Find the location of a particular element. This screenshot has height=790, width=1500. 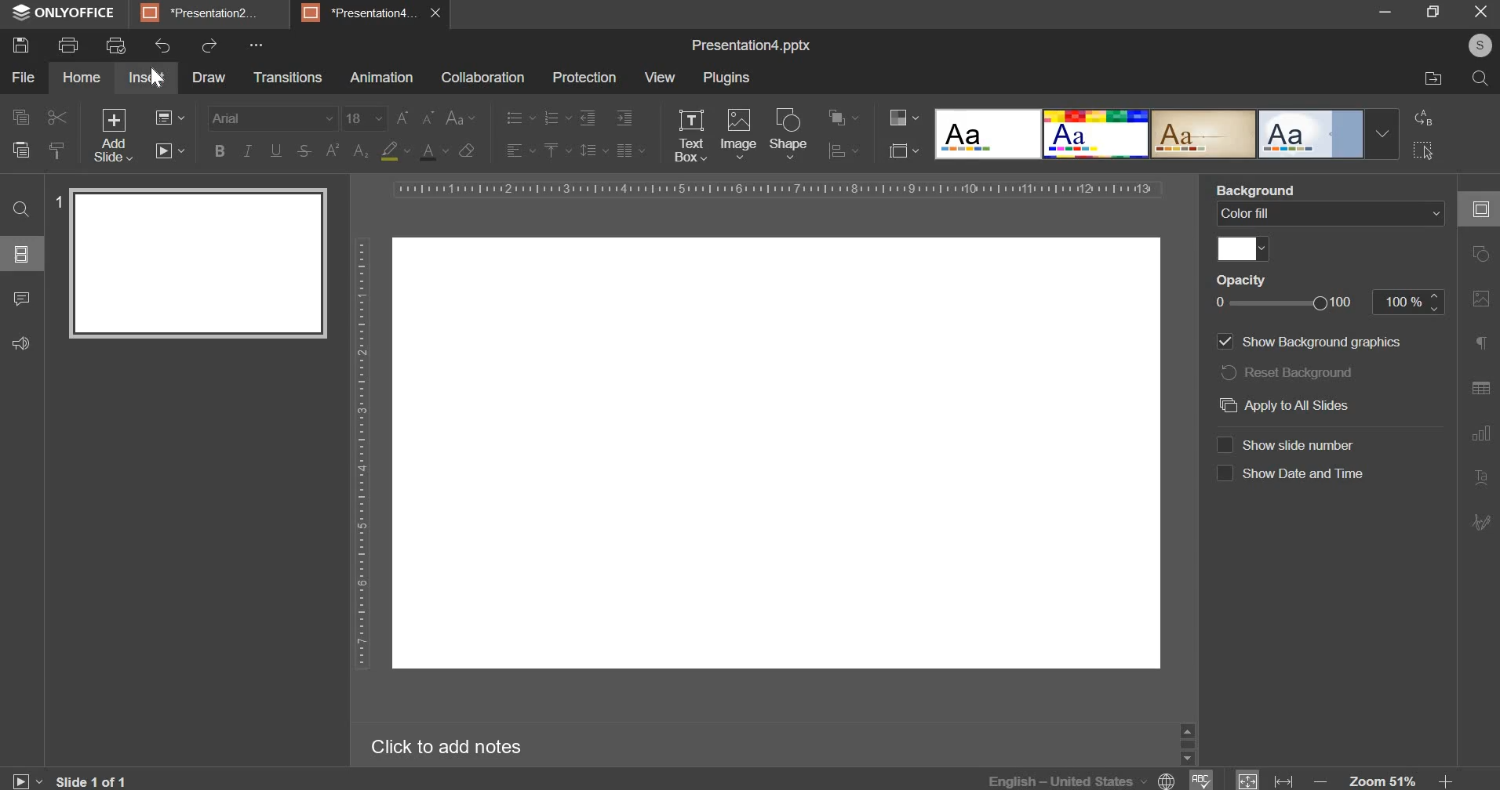

types of slides is located at coordinates (1167, 132).